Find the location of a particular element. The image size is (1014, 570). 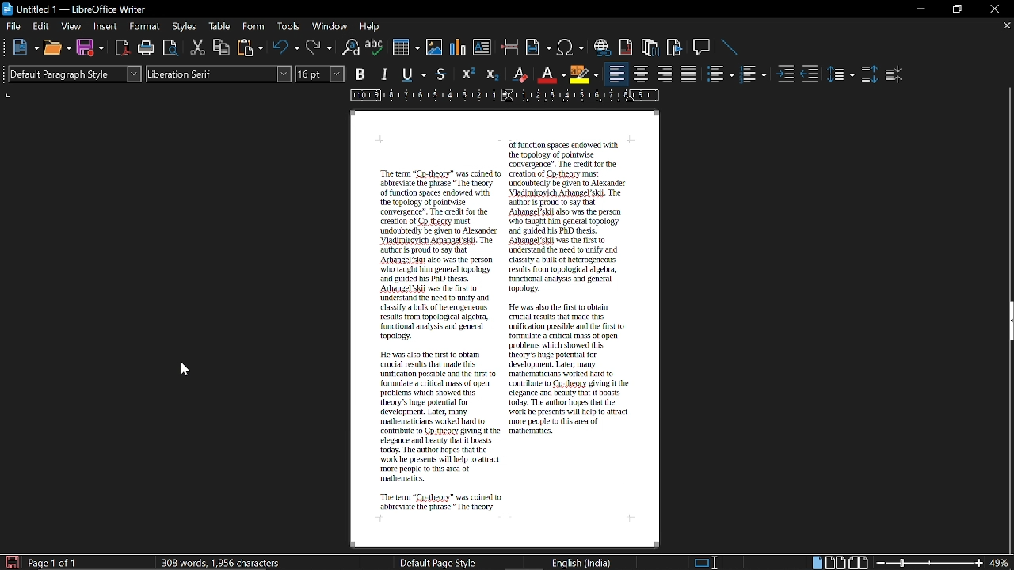

Text style is located at coordinates (219, 73).